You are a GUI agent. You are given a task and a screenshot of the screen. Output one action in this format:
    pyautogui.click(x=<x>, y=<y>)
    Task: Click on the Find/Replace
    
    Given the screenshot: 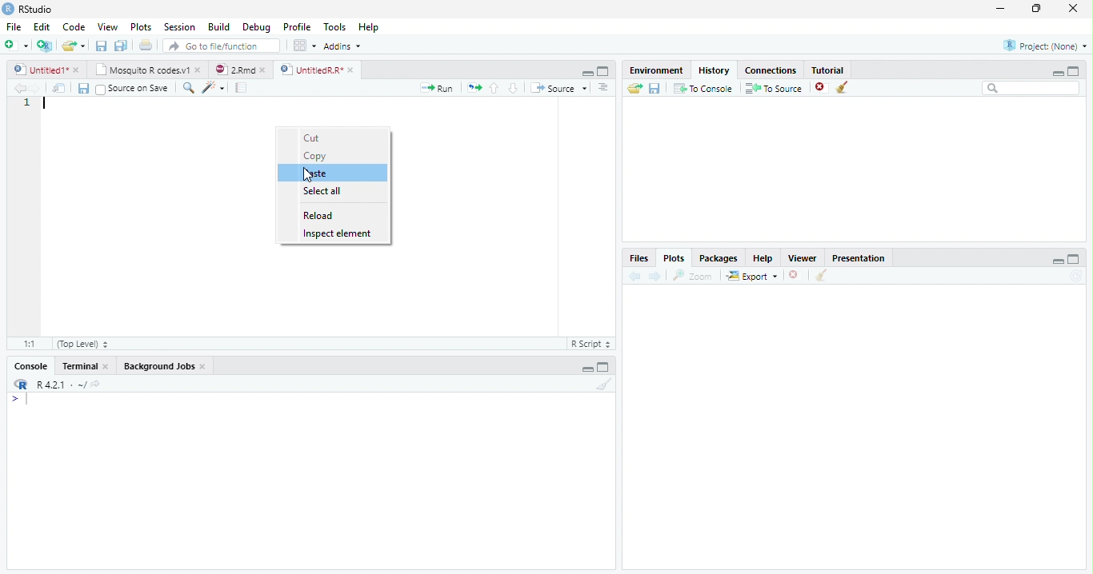 What is the action you would take?
    pyautogui.click(x=186, y=88)
    